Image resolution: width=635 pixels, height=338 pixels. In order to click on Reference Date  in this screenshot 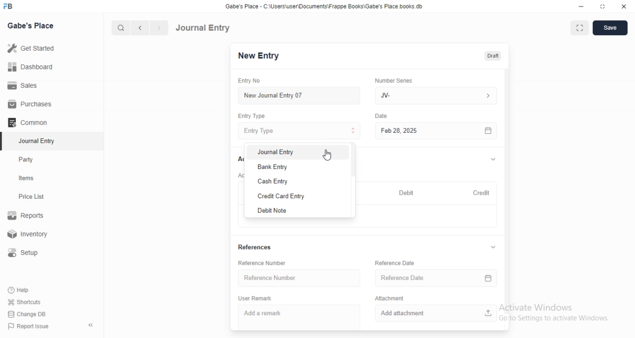, I will do `click(434, 278)`.